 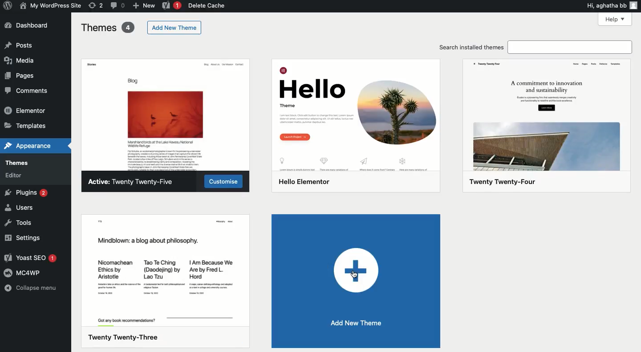 I want to click on MC4WP, so click(x=23, y=272).